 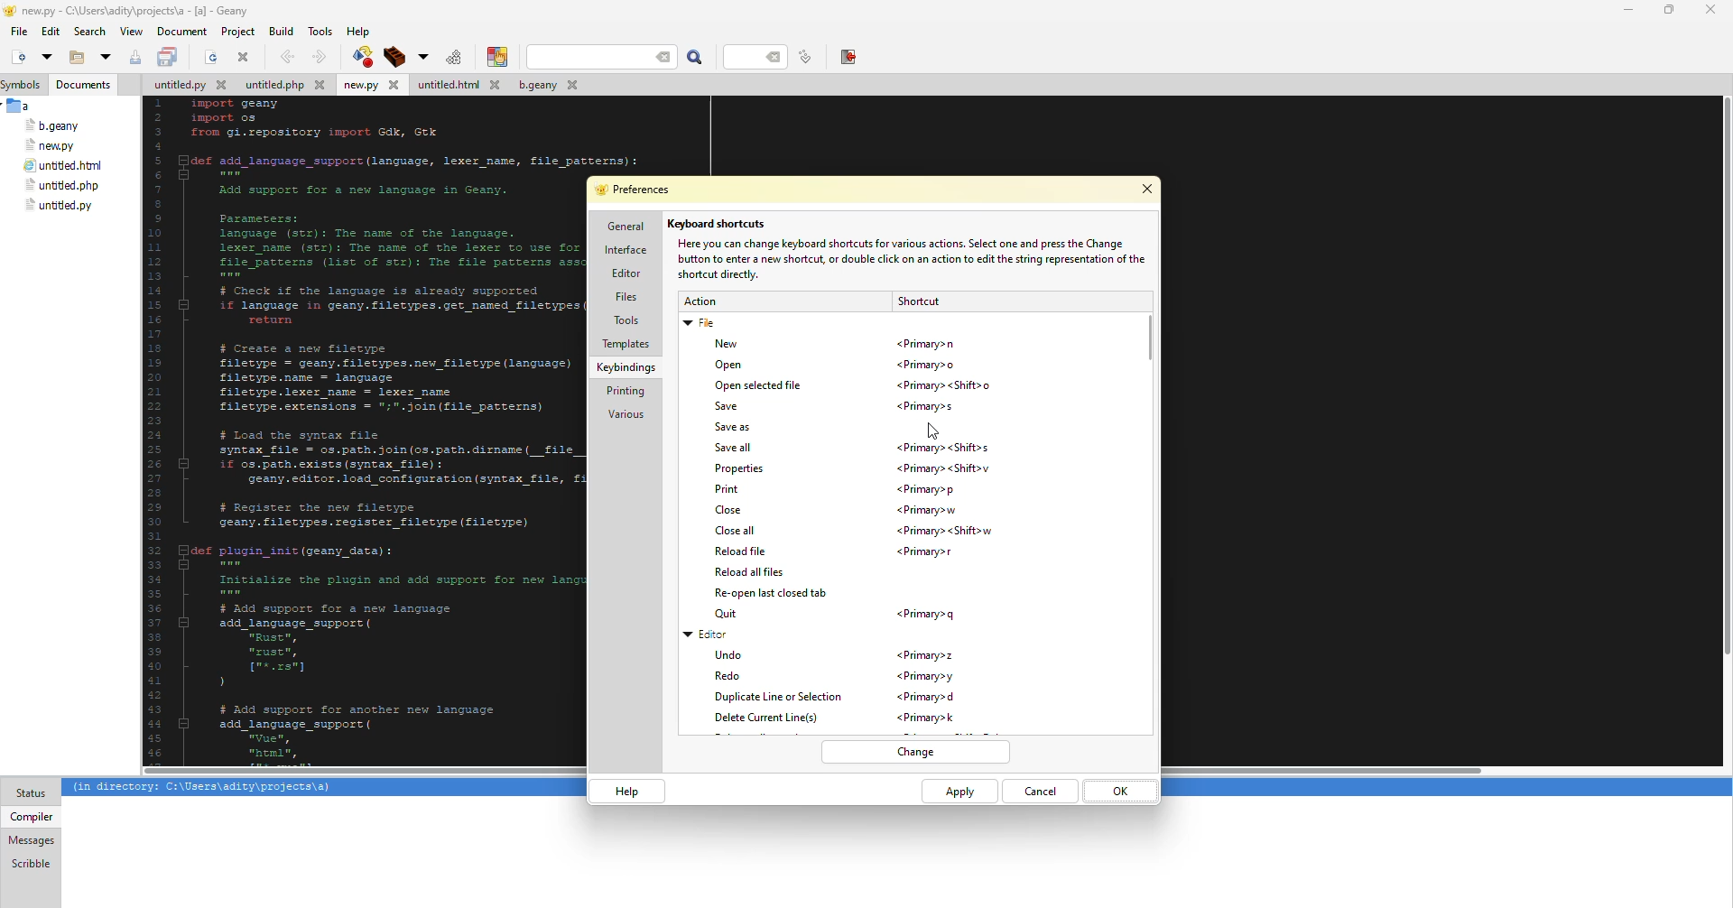 What do you see at coordinates (284, 87) in the screenshot?
I see `file` at bounding box center [284, 87].